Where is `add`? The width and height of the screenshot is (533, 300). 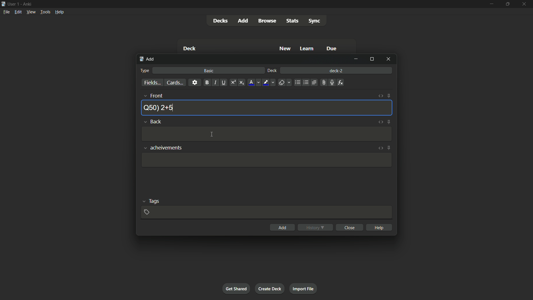 add is located at coordinates (282, 227).